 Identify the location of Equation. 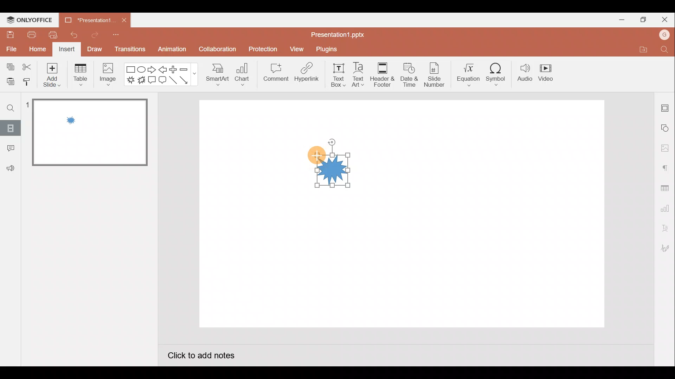
(467, 75).